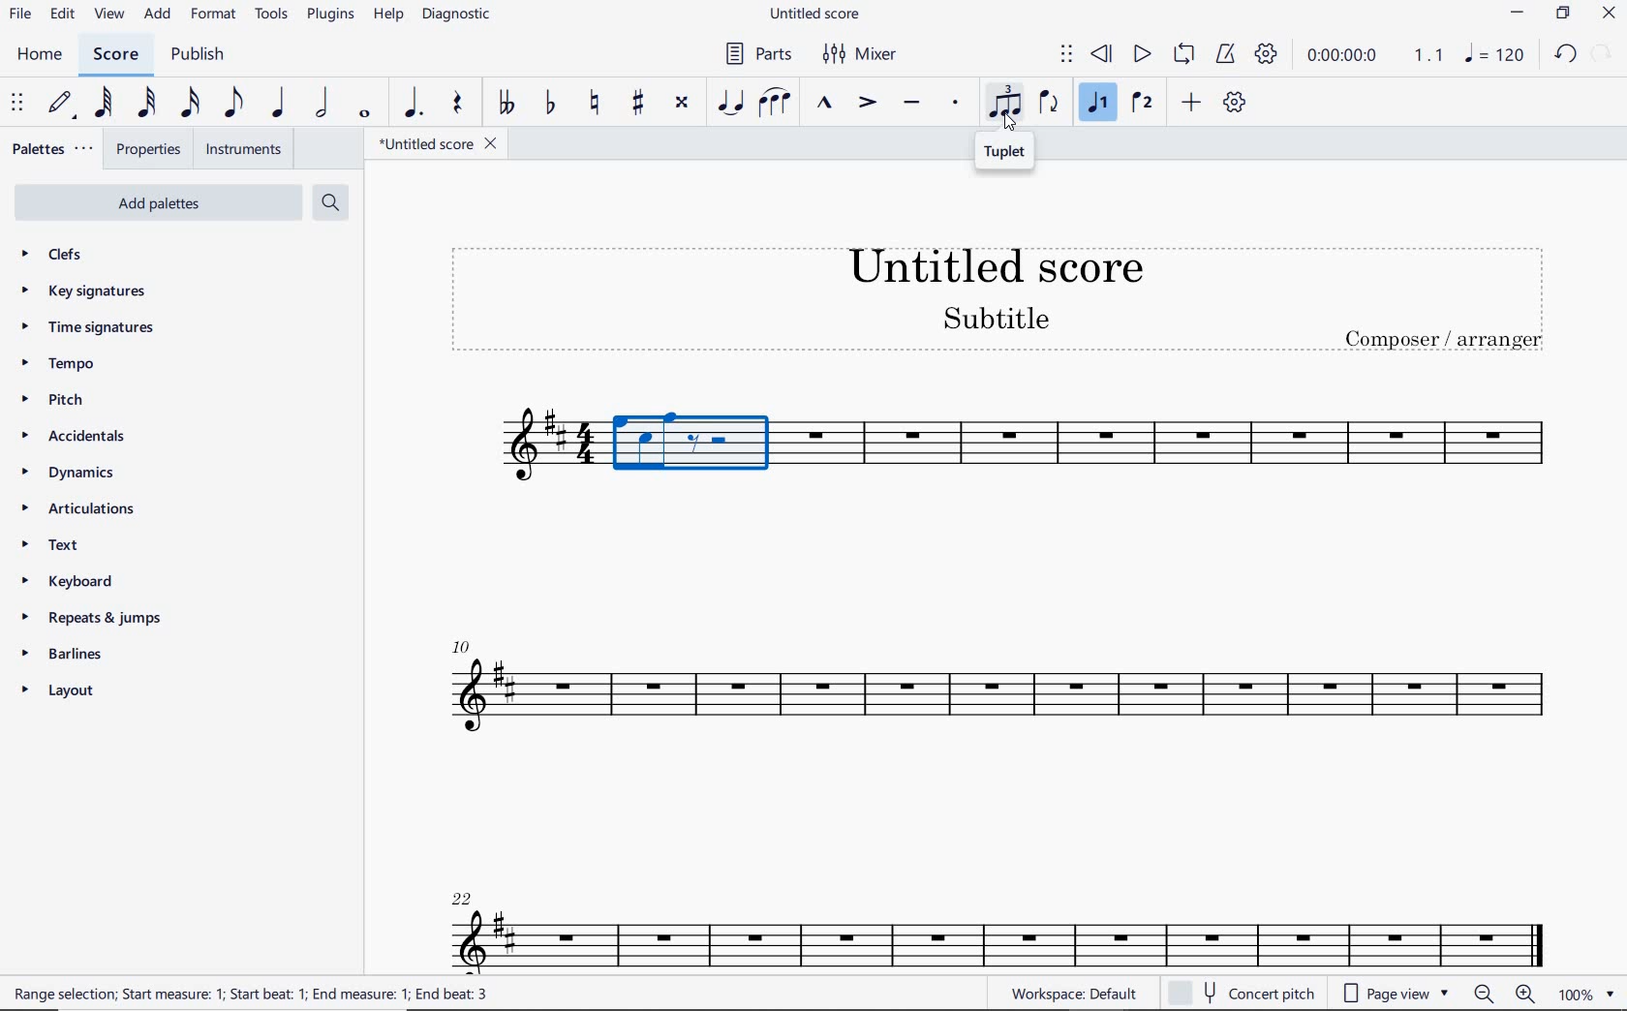 The width and height of the screenshot is (1627, 1011). Describe the element at coordinates (77, 399) in the screenshot. I see `PITCH` at that location.